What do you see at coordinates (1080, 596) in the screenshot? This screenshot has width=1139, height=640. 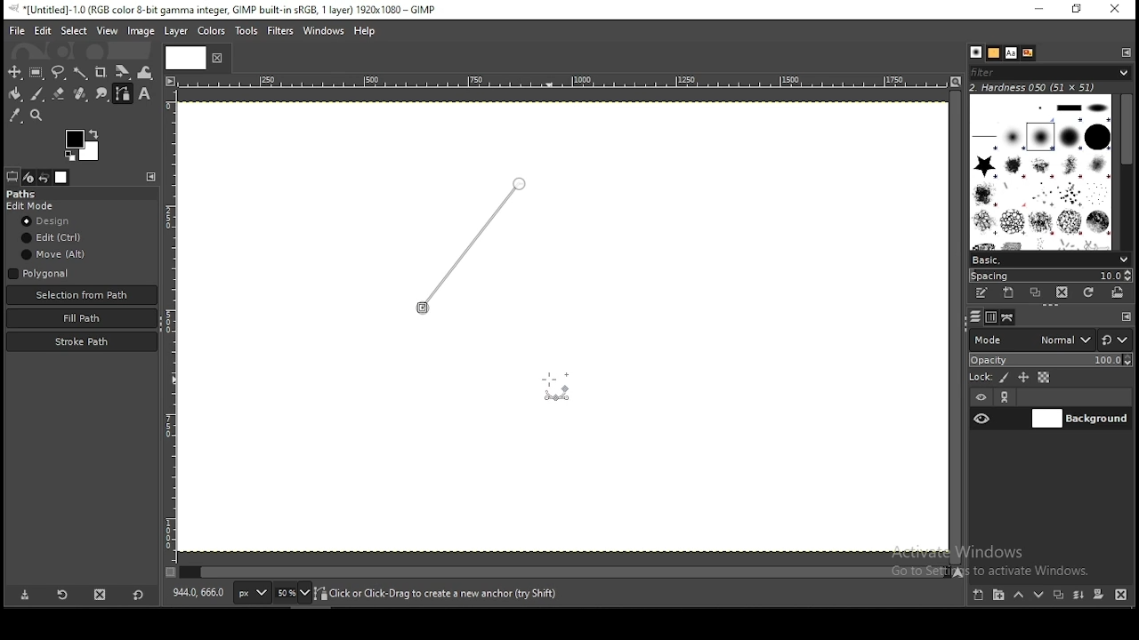 I see `merge layer` at bounding box center [1080, 596].